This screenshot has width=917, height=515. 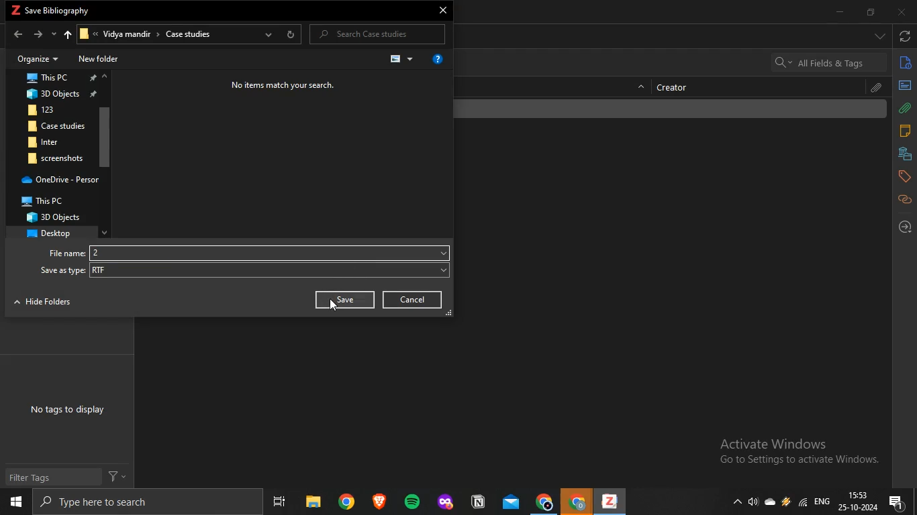 What do you see at coordinates (409, 500) in the screenshot?
I see `spotify` at bounding box center [409, 500].